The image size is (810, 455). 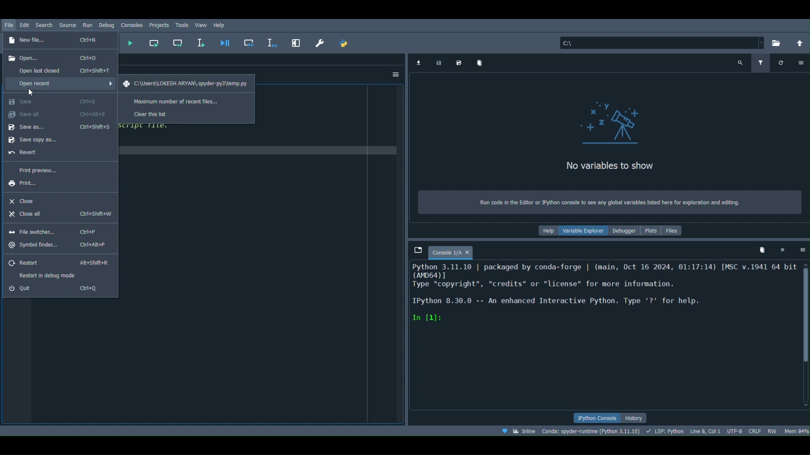 I want to click on File permissions, so click(x=772, y=429).